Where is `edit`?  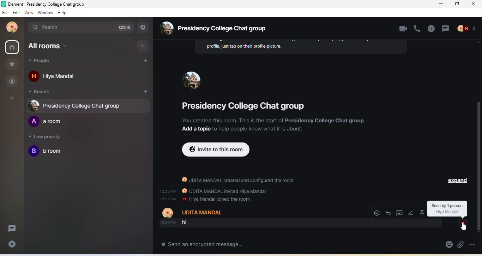 edit is located at coordinates (411, 213).